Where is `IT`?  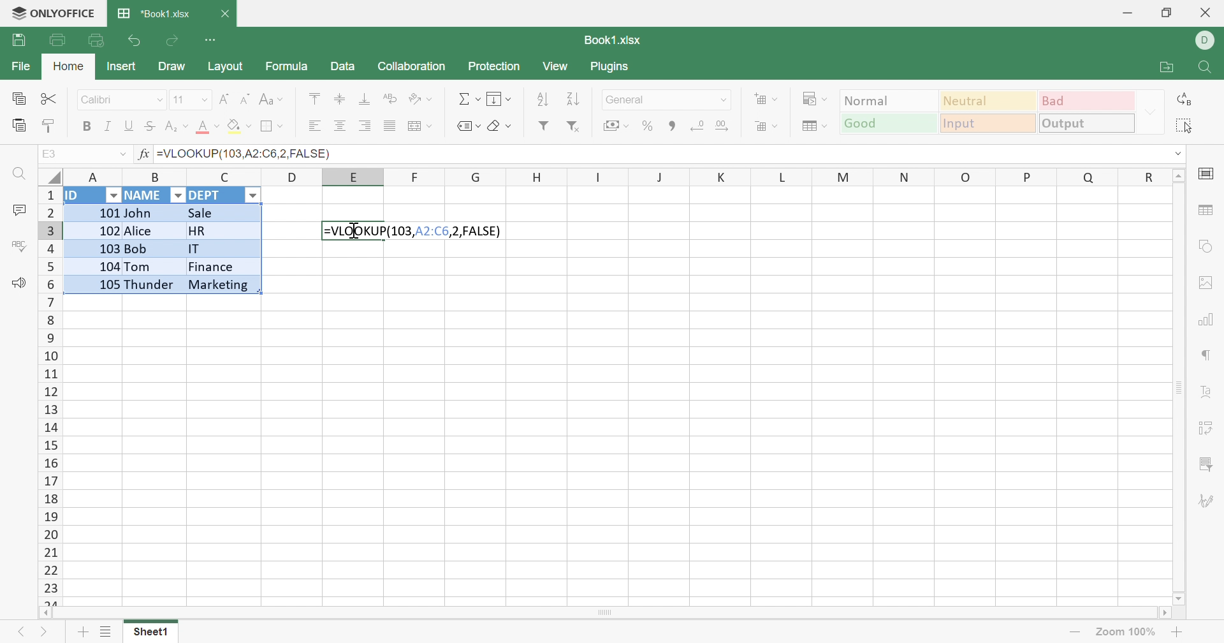 IT is located at coordinates (220, 249).